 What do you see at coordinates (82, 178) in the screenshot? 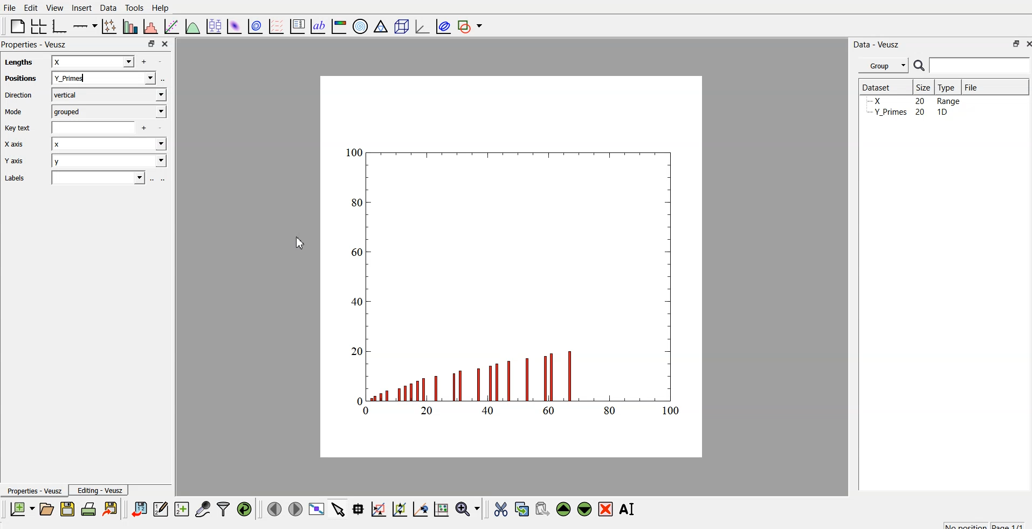
I see `Labels` at bounding box center [82, 178].